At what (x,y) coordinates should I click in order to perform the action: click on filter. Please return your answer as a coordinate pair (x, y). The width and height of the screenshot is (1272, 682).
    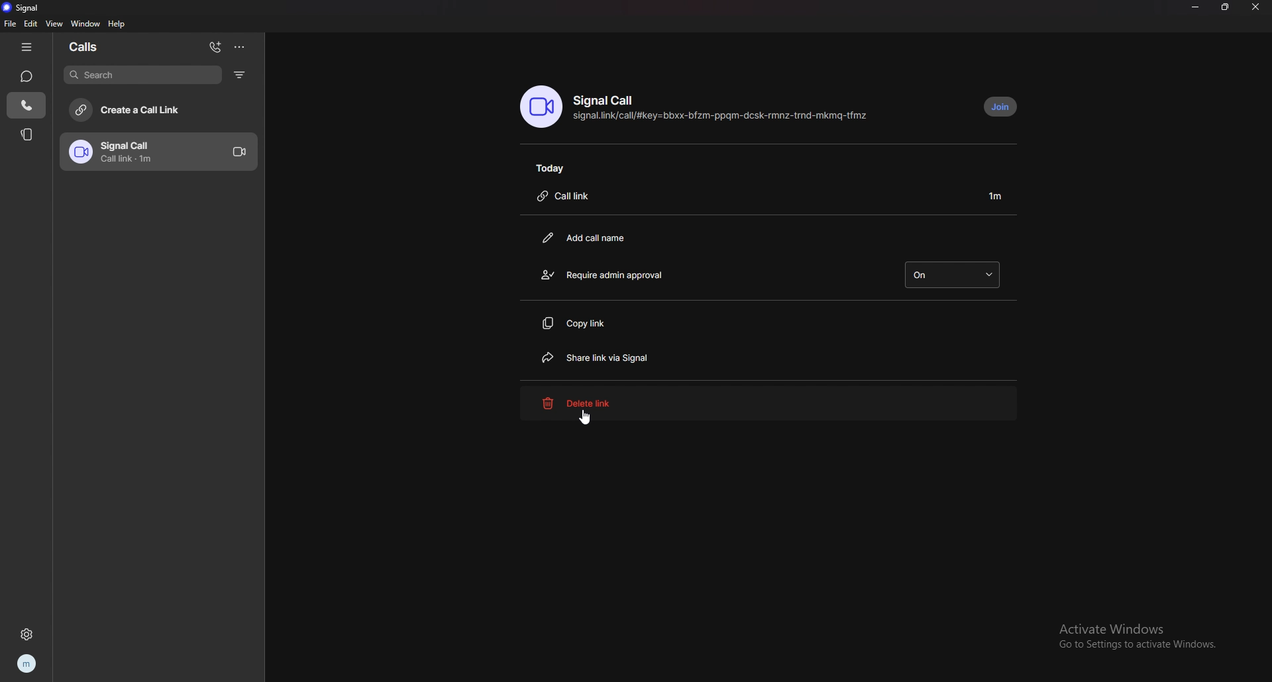
    Looking at the image, I should click on (242, 74).